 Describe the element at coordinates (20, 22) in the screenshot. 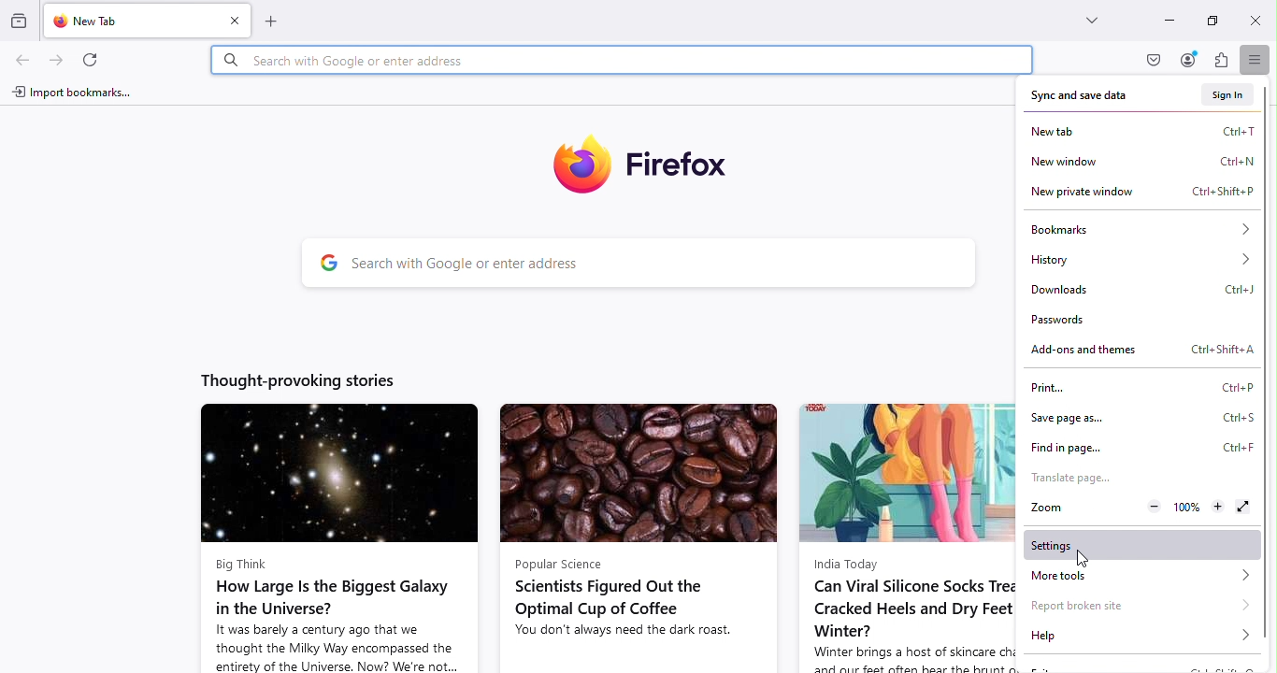

I see `View recent browsing across windows and devices` at that location.